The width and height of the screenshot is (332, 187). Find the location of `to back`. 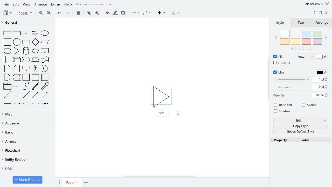

to back is located at coordinates (96, 13).